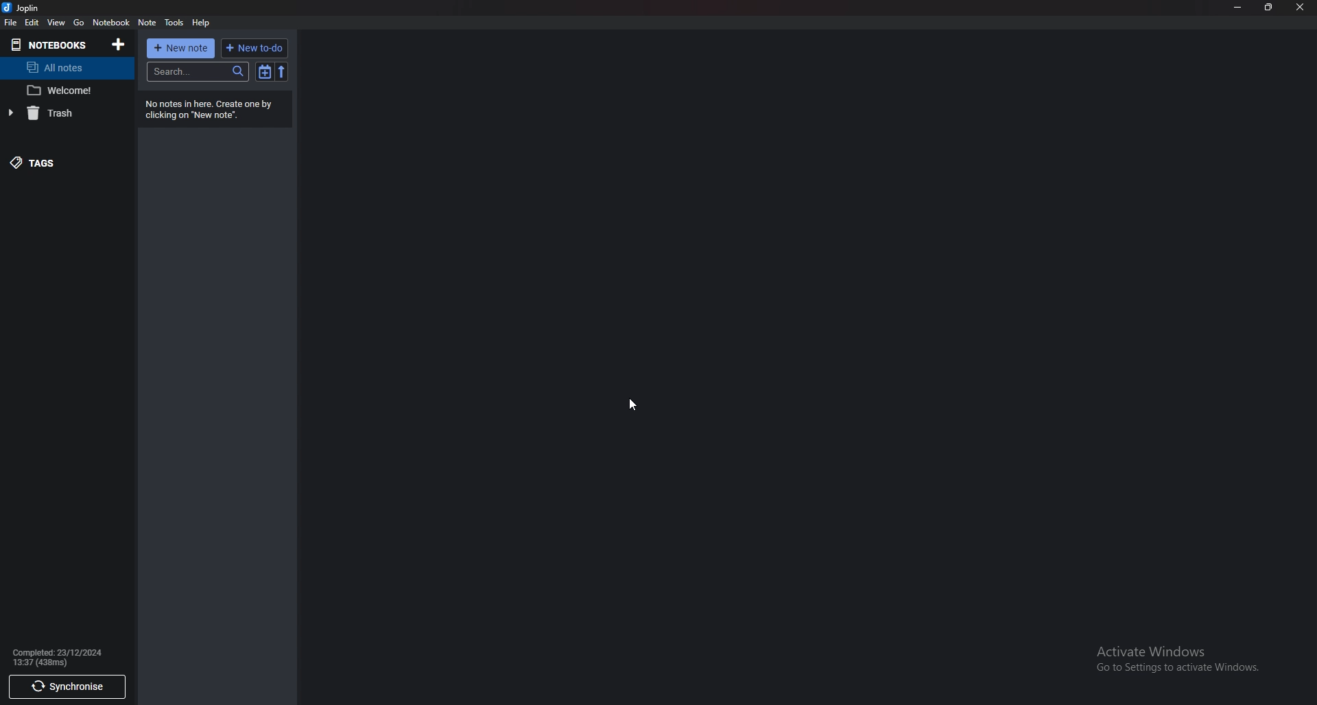 This screenshot has height=705, width=1317. I want to click on Tools, so click(173, 22).